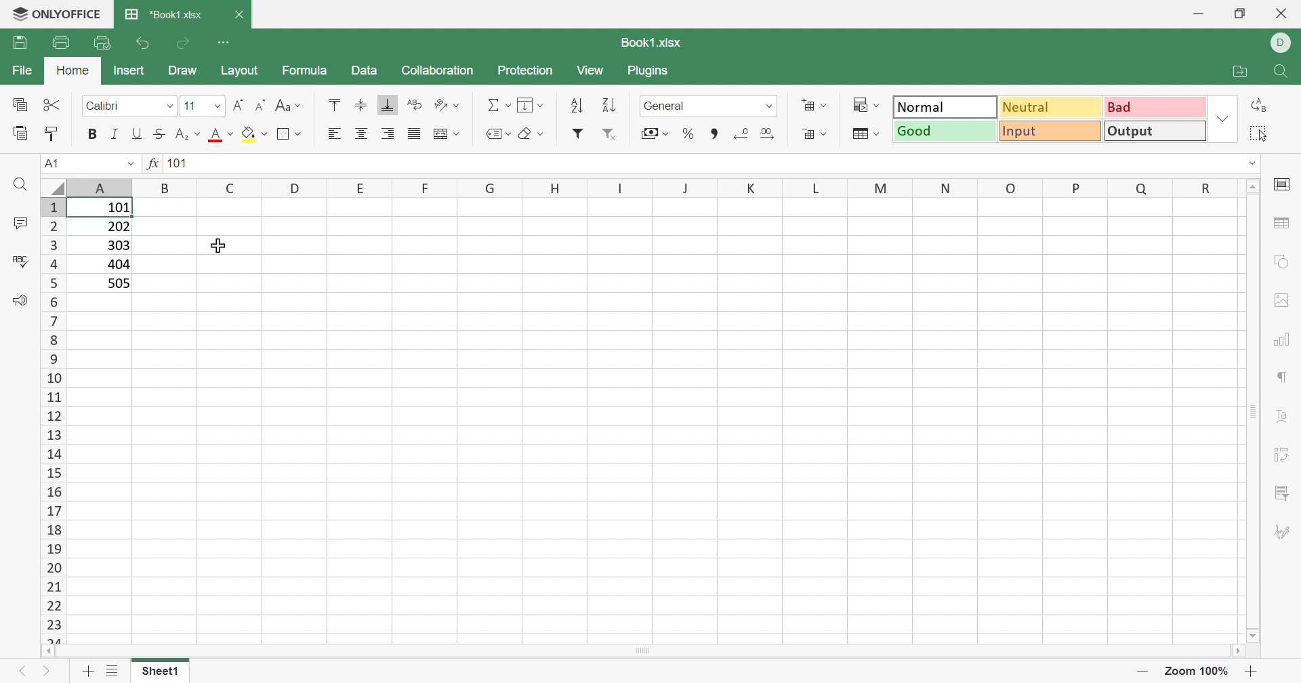 Image resolution: width=1301 pixels, height=683 pixels. Describe the element at coordinates (117, 246) in the screenshot. I see `303` at that location.